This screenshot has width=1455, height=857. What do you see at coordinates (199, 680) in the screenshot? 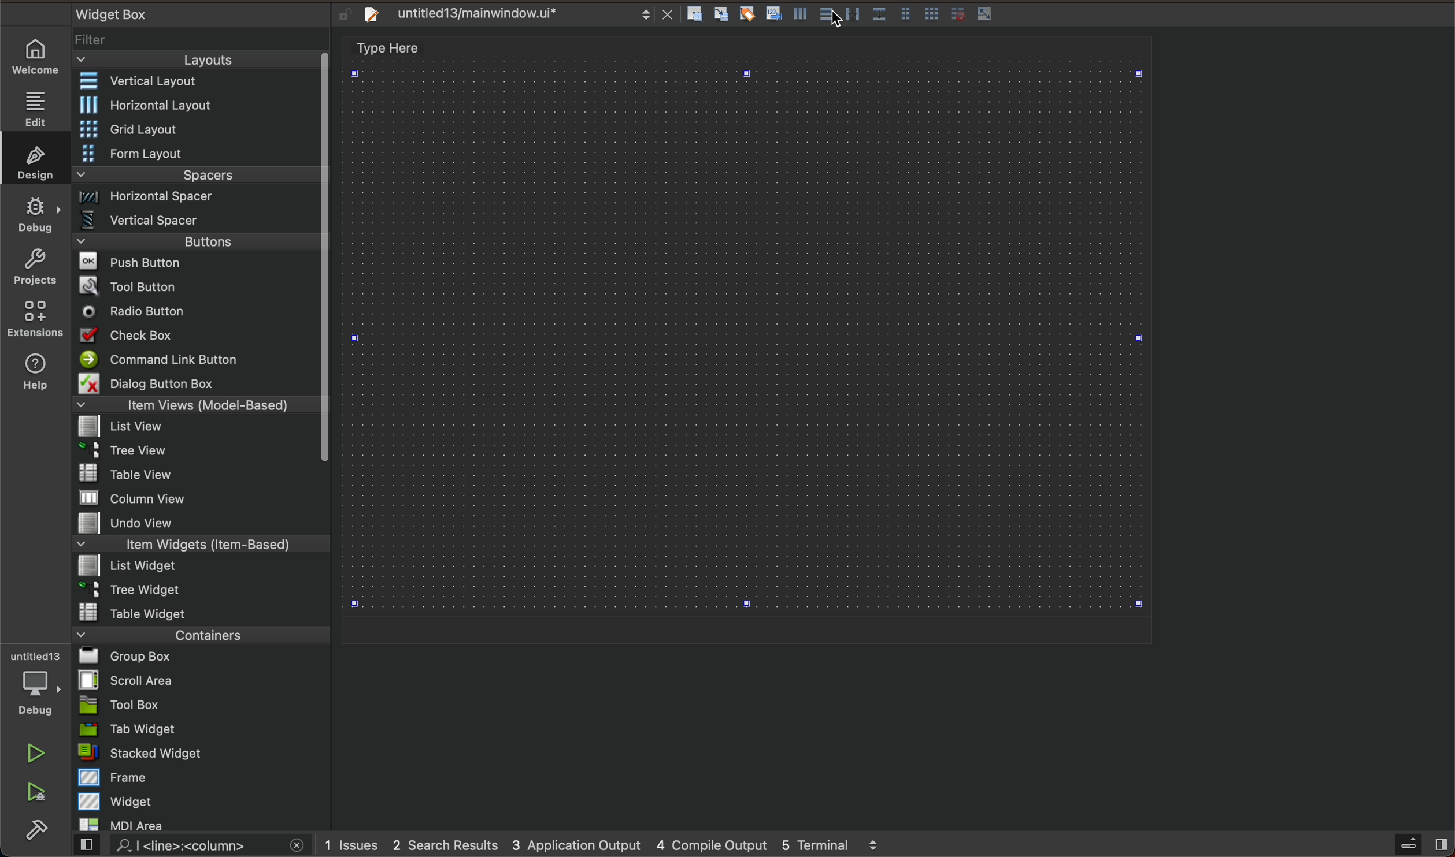
I see `scroll area` at bounding box center [199, 680].